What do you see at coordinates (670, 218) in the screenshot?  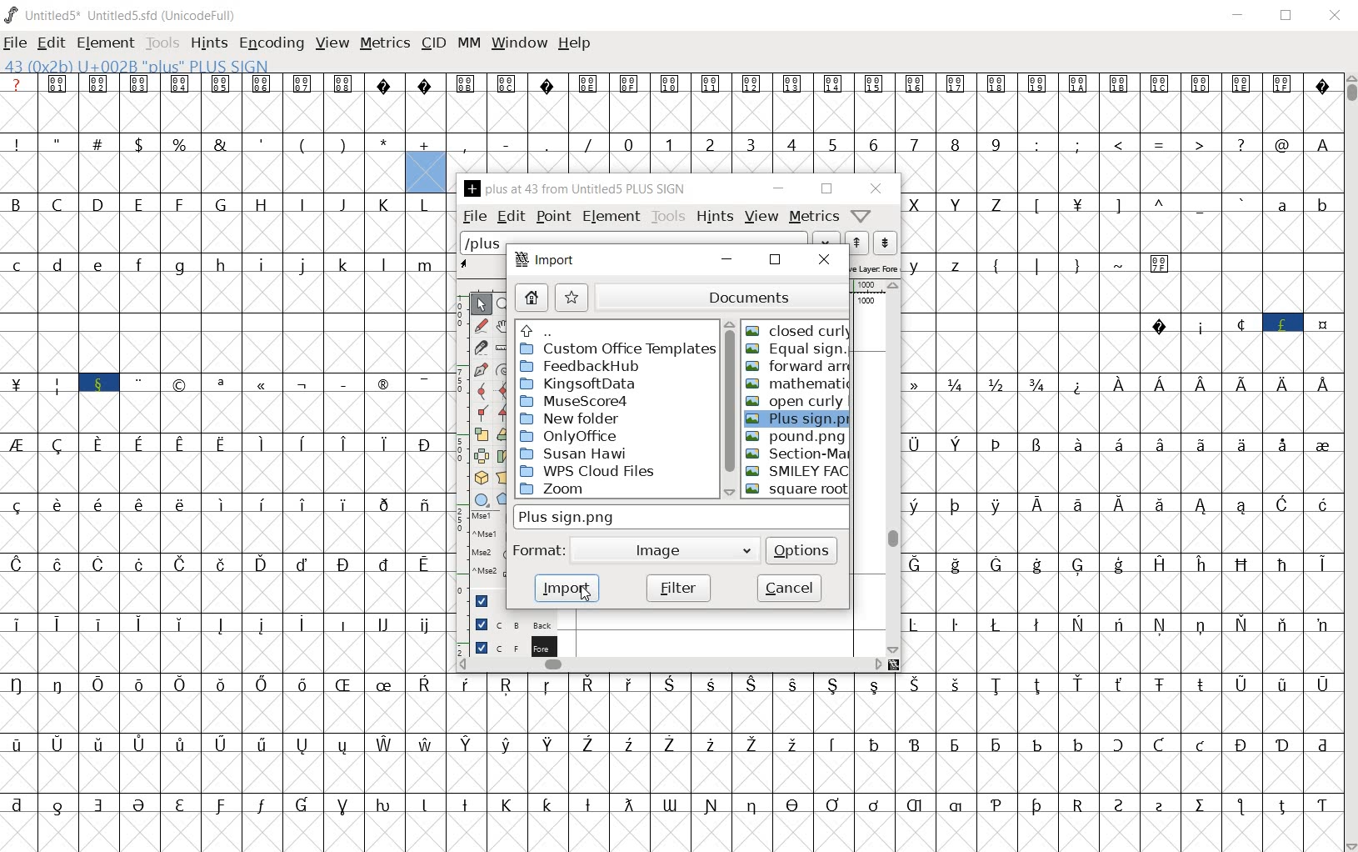 I see `tools` at bounding box center [670, 218].